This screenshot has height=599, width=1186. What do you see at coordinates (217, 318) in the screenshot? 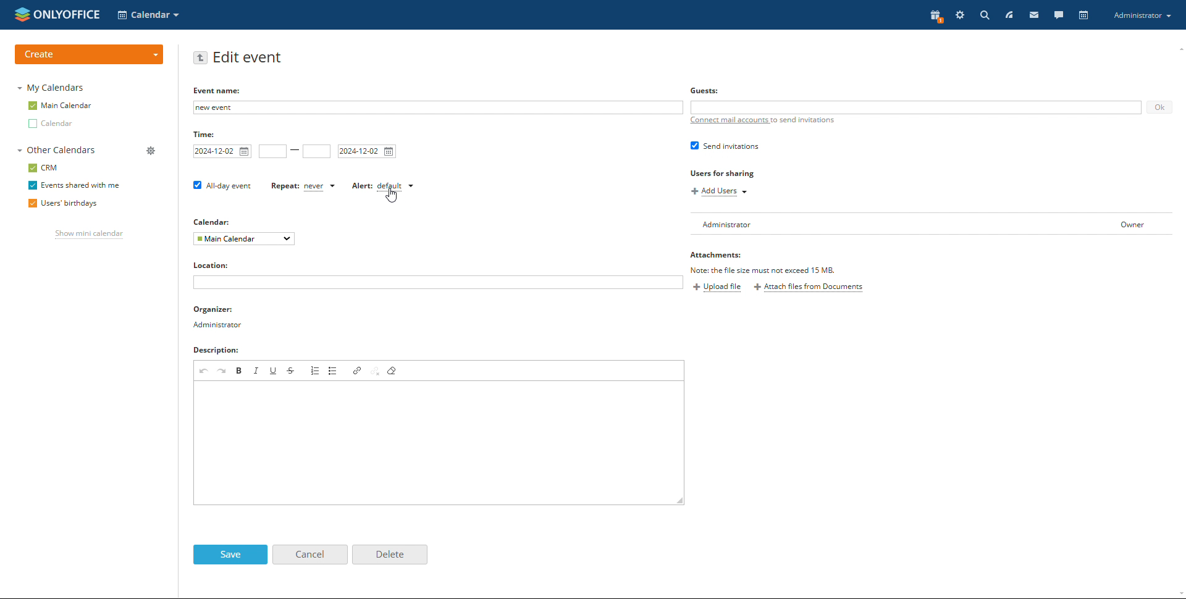
I see `organizer detail` at bounding box center [217, 318].